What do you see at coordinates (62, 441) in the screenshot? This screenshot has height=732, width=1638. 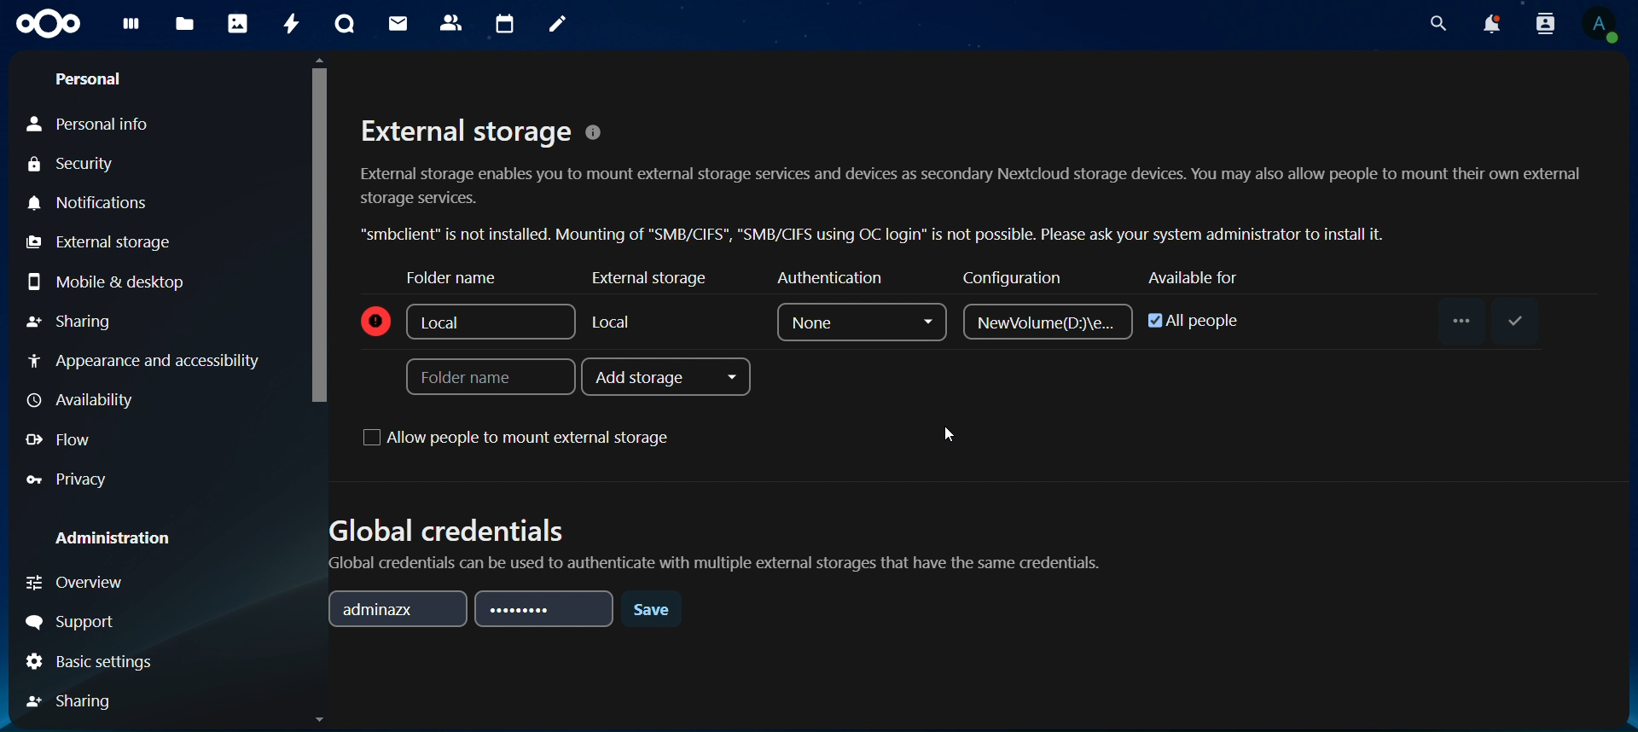 I see `flow` at bounding box center [62, 441].